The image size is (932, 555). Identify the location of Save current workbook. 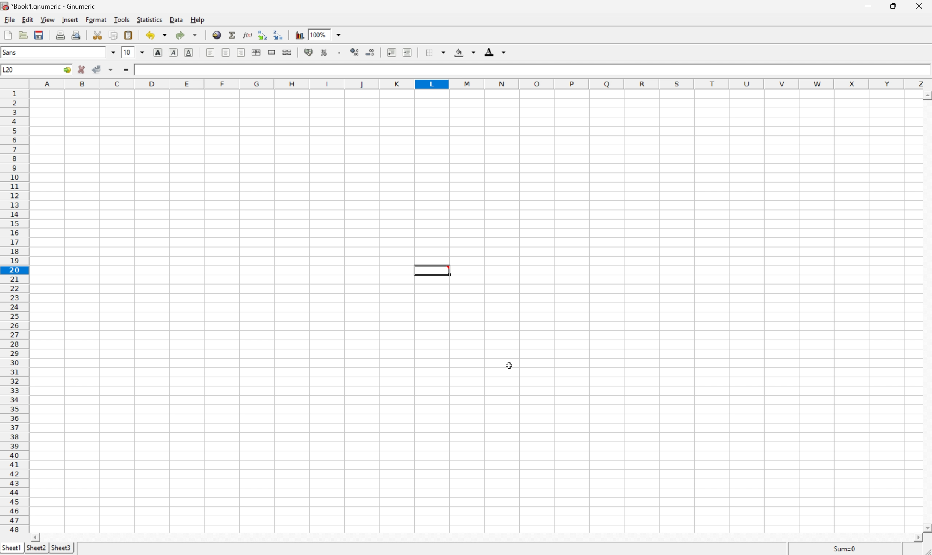
(40, 35).